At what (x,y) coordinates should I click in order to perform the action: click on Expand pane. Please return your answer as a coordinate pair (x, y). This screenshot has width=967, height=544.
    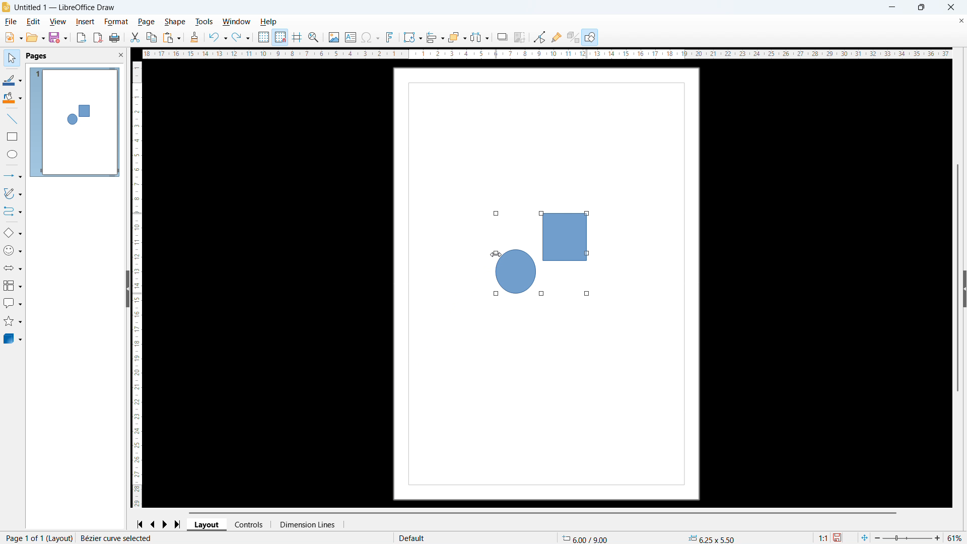
    Looking at the image, I should click on (965, 289).